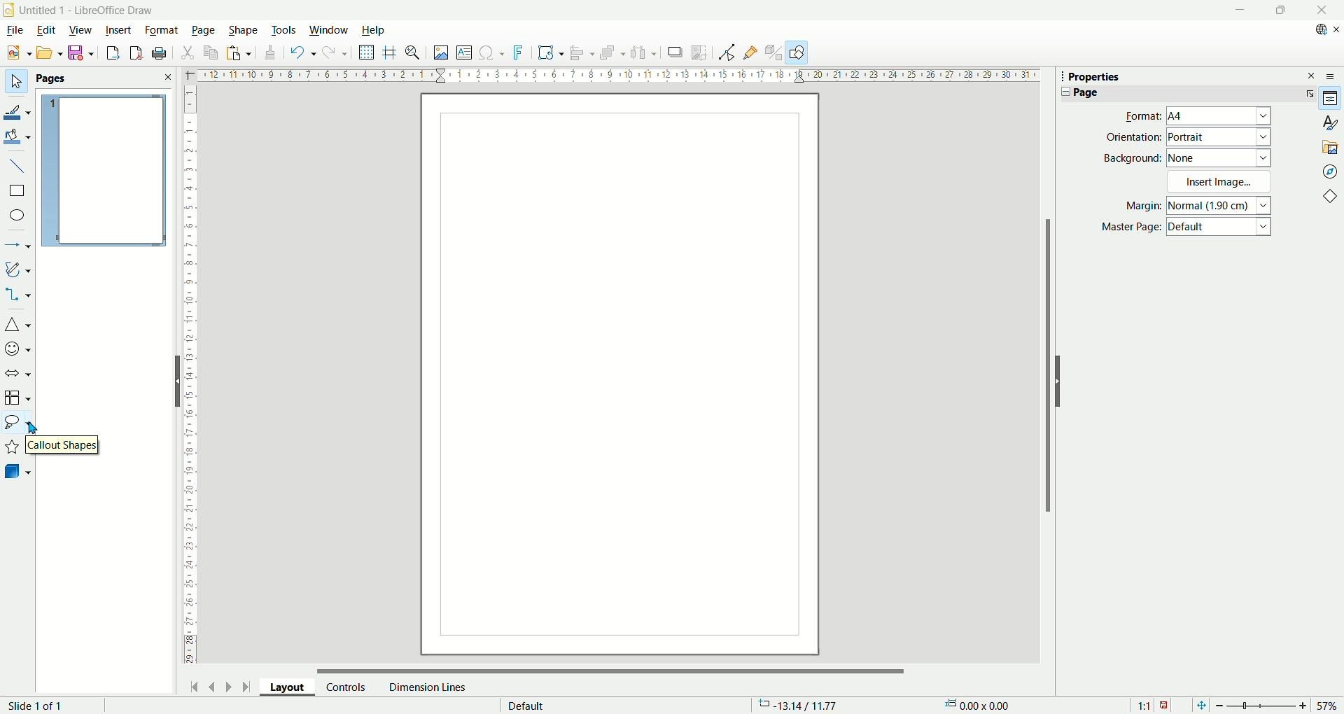  I want to click on scaling factor, so click(1152, 704).